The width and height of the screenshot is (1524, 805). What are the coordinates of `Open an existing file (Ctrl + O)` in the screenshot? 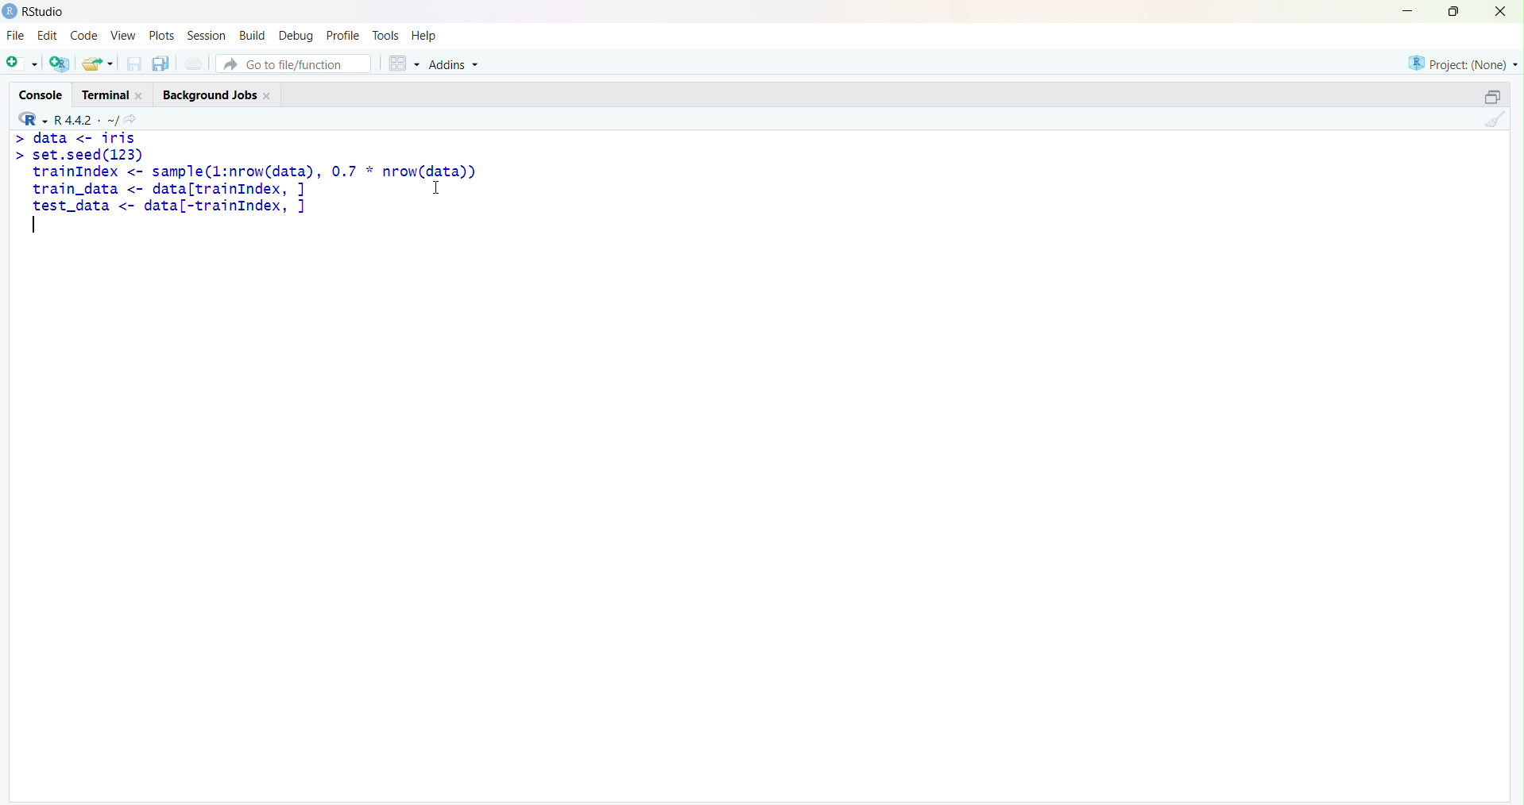 It's located at (99, 64).